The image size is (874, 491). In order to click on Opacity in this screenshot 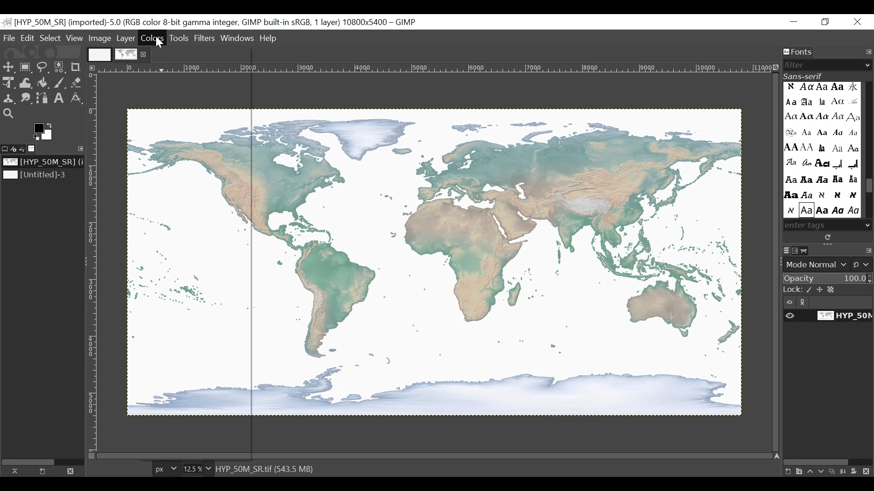, I will do `click(828, 279)`.